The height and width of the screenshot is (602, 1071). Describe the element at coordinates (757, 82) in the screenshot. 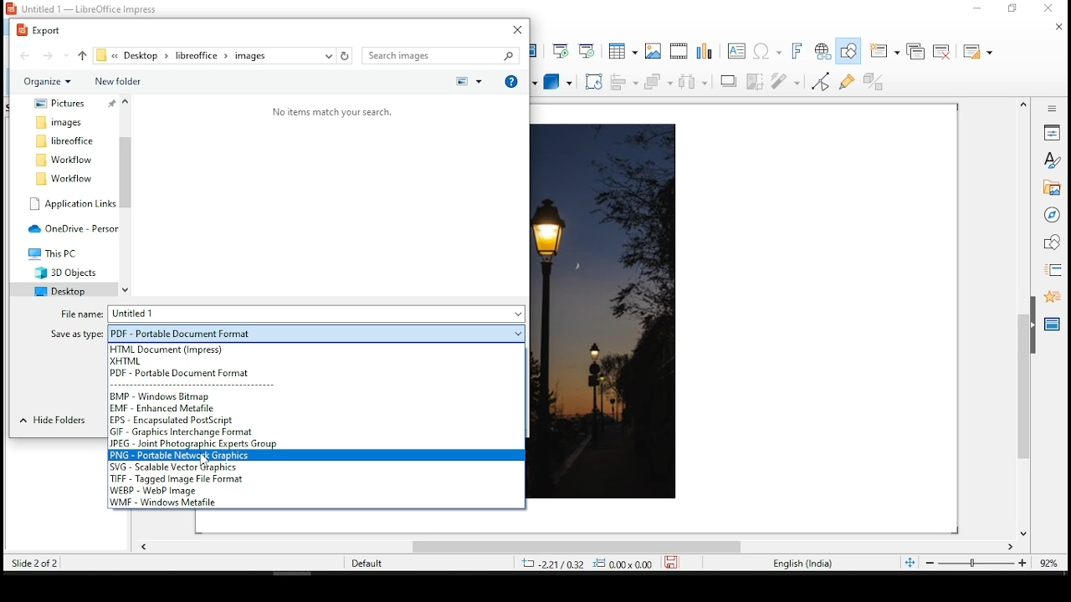

I see `crop image` at that location.